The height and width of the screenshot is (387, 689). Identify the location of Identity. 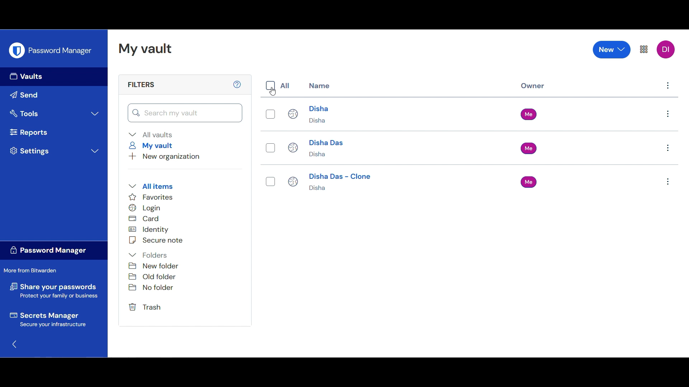
(153, 230).